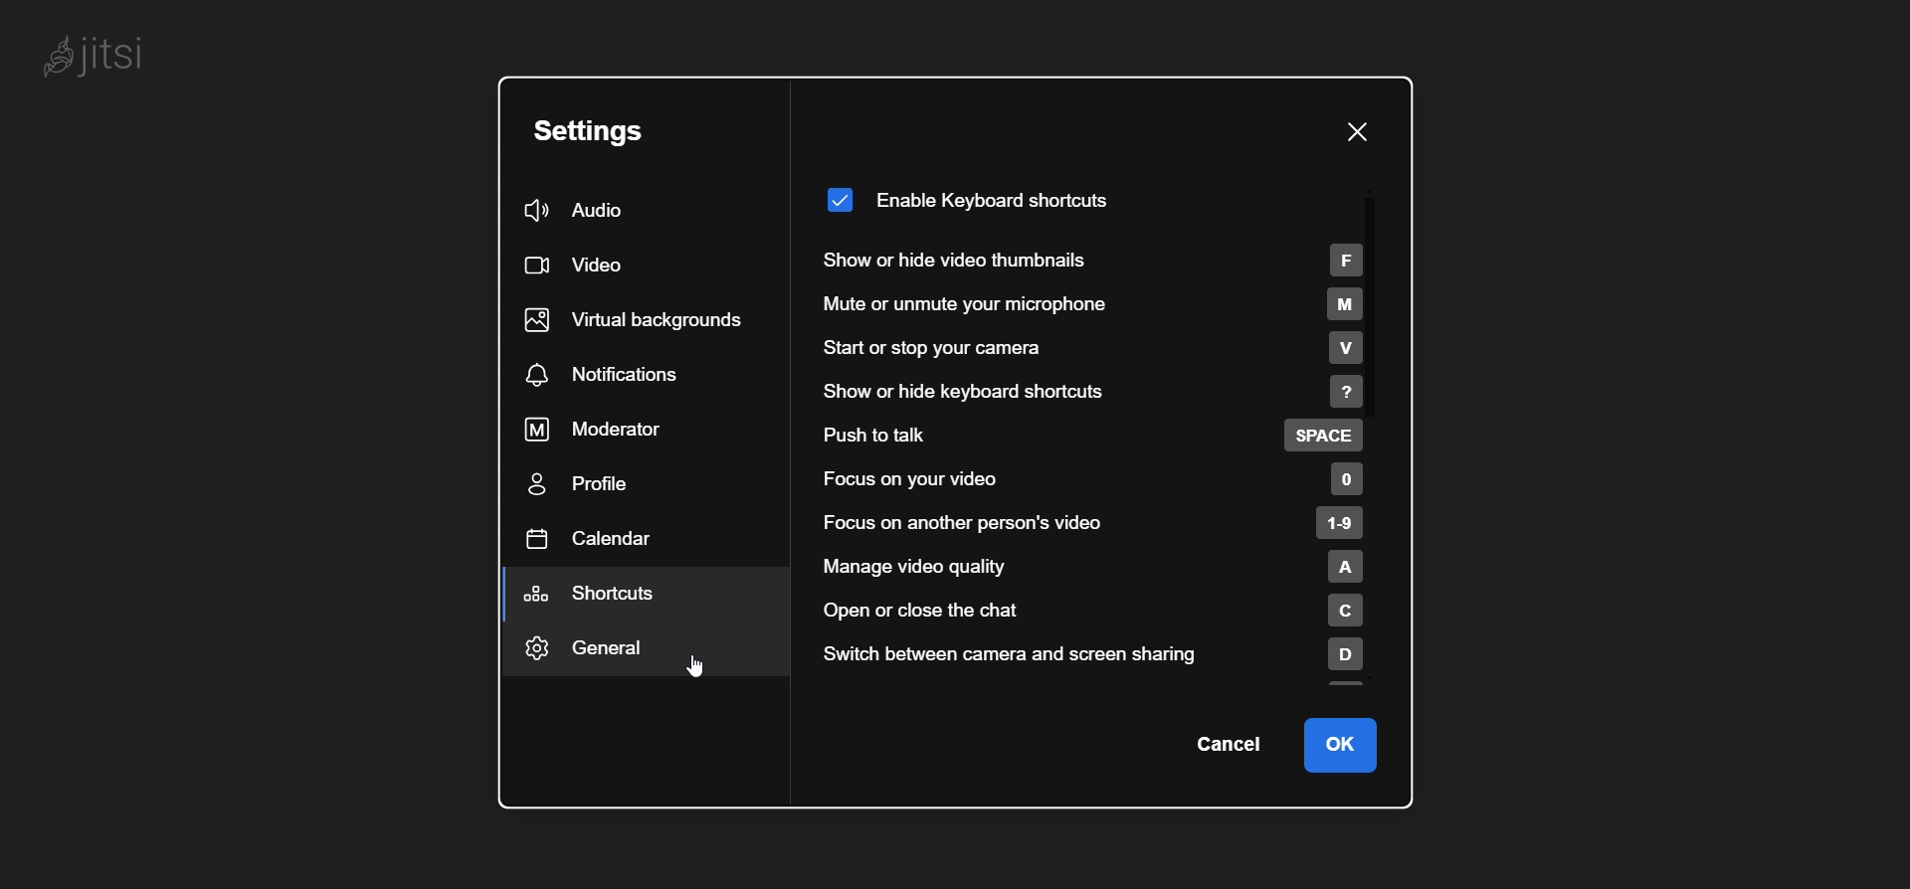 The height and width of the screenshot is (889, 1910). Describe the element at coordinates (1097, 256) in the screenshot. I see `show/hide video thumbnails` at that location.